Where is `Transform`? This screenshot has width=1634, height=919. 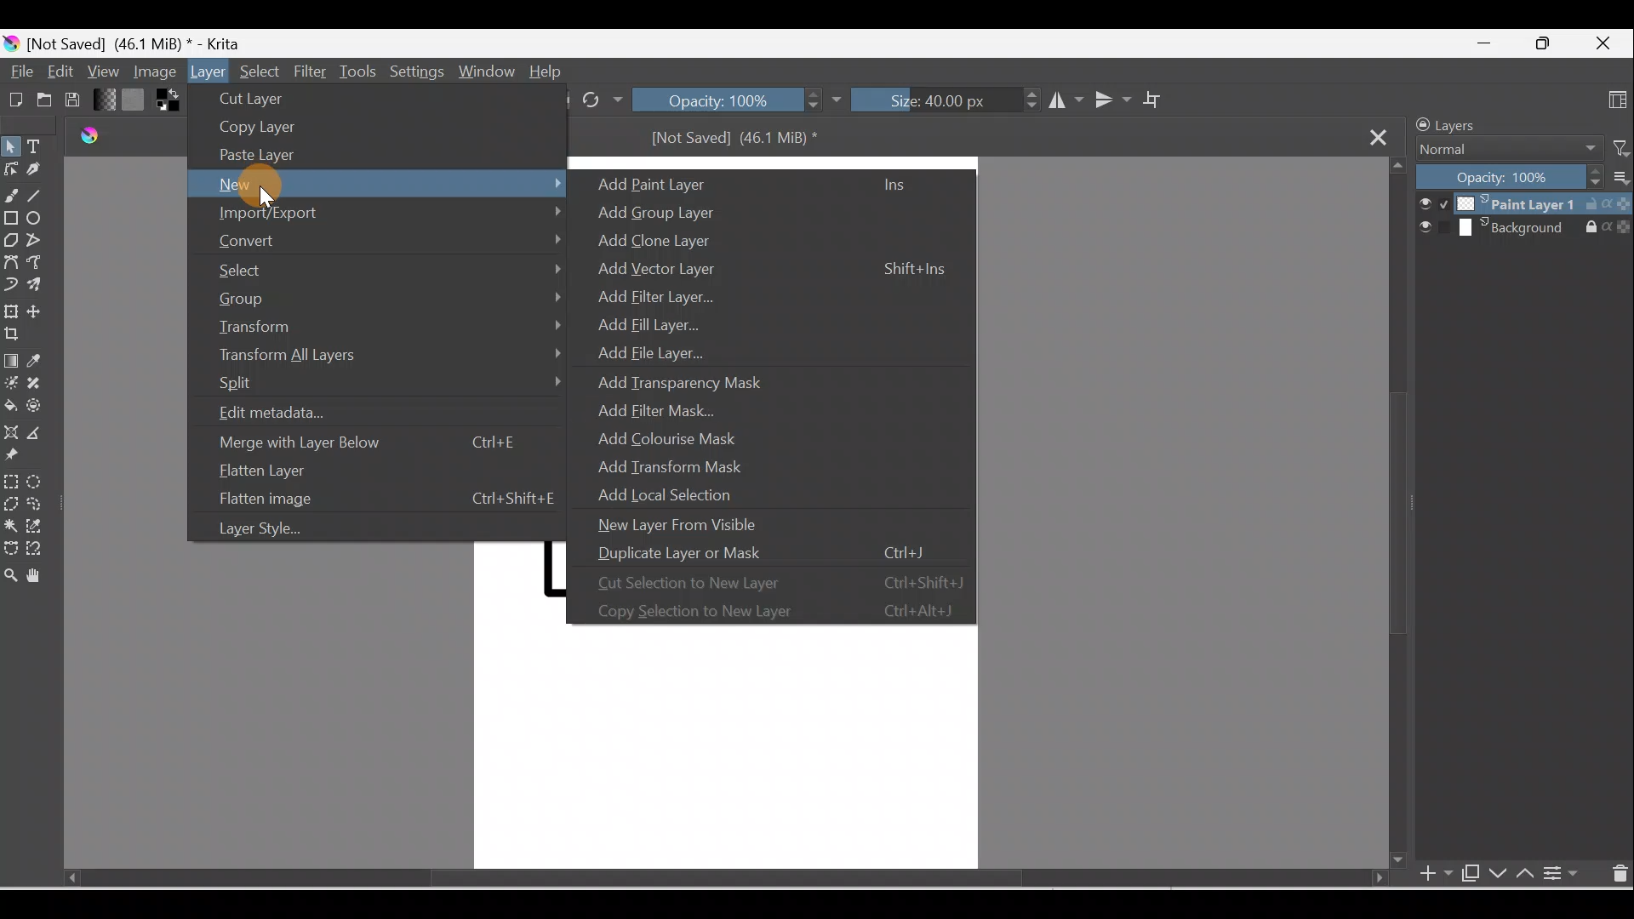 Transform is located at coordinates (386, 325).